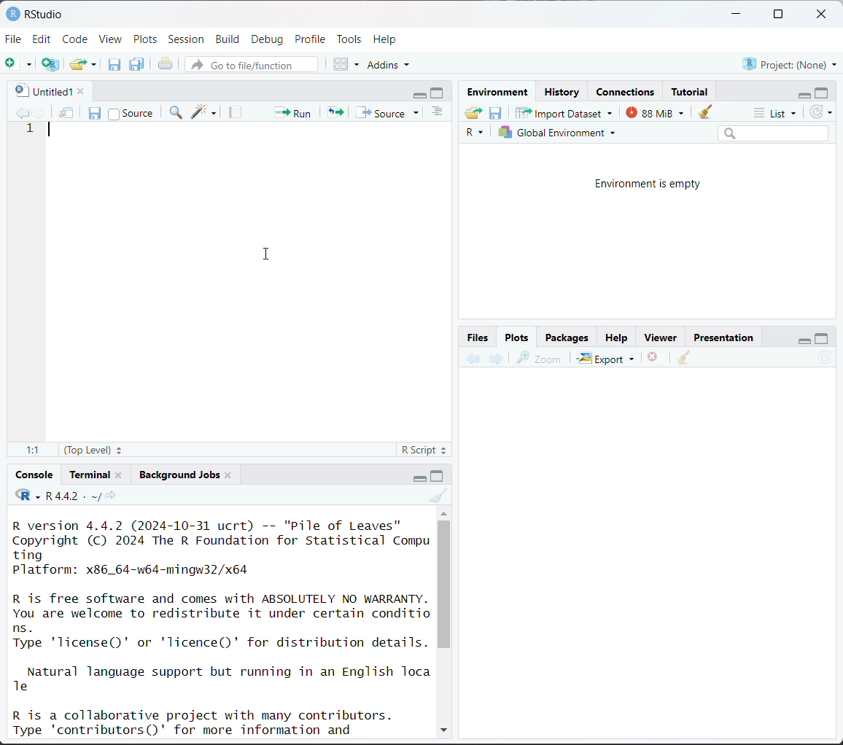  What do you see at coordinates (81, 90) in the screenshot?
I see `close` at bounding box center [81, 90].